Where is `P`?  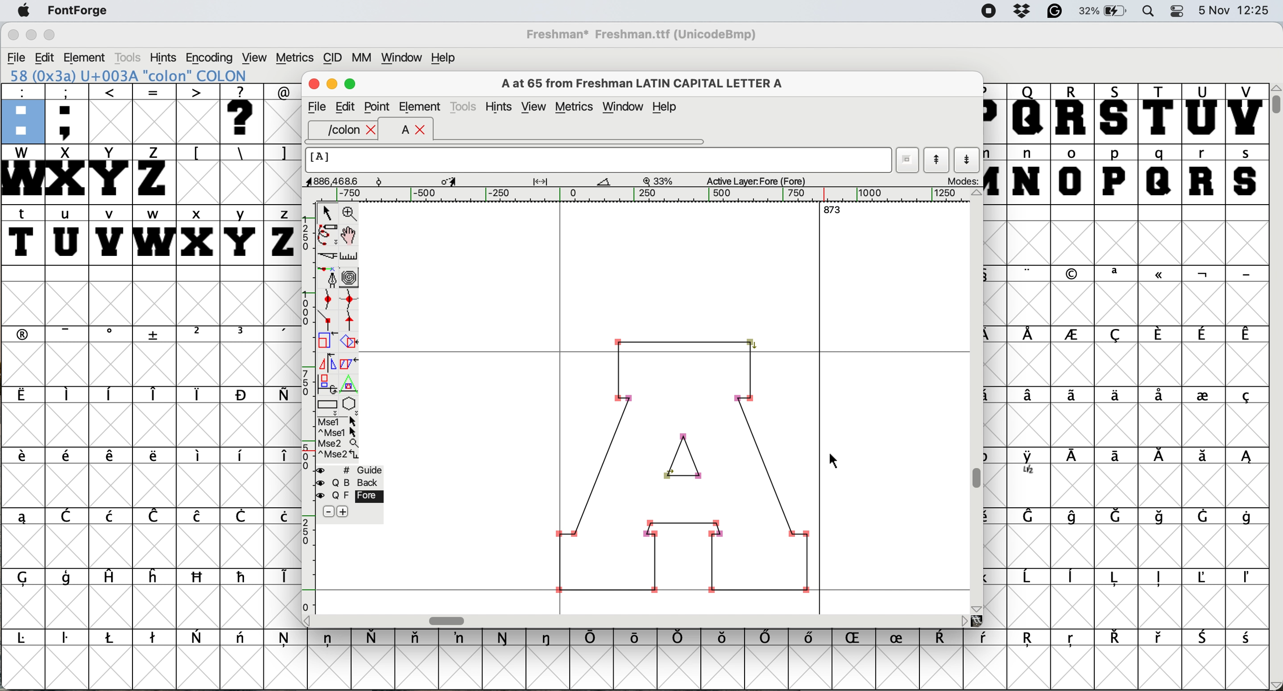 P is located at coordinates (994, 114).